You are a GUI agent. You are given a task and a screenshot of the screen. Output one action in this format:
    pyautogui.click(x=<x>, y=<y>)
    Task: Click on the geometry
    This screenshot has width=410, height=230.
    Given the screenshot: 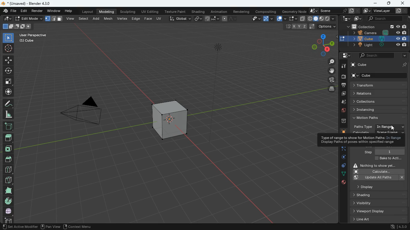 What is the action you would take?
    pyautogui.click(x=294, y=11)
    